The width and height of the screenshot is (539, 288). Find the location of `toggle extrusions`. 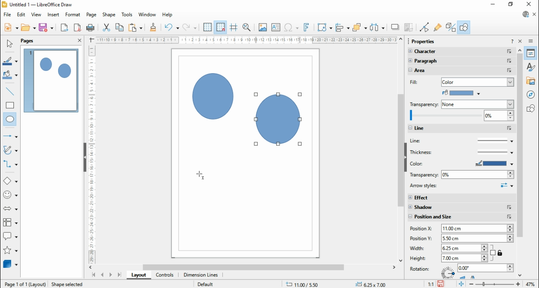

toggle extrusions is located at coordinates (451, 27).